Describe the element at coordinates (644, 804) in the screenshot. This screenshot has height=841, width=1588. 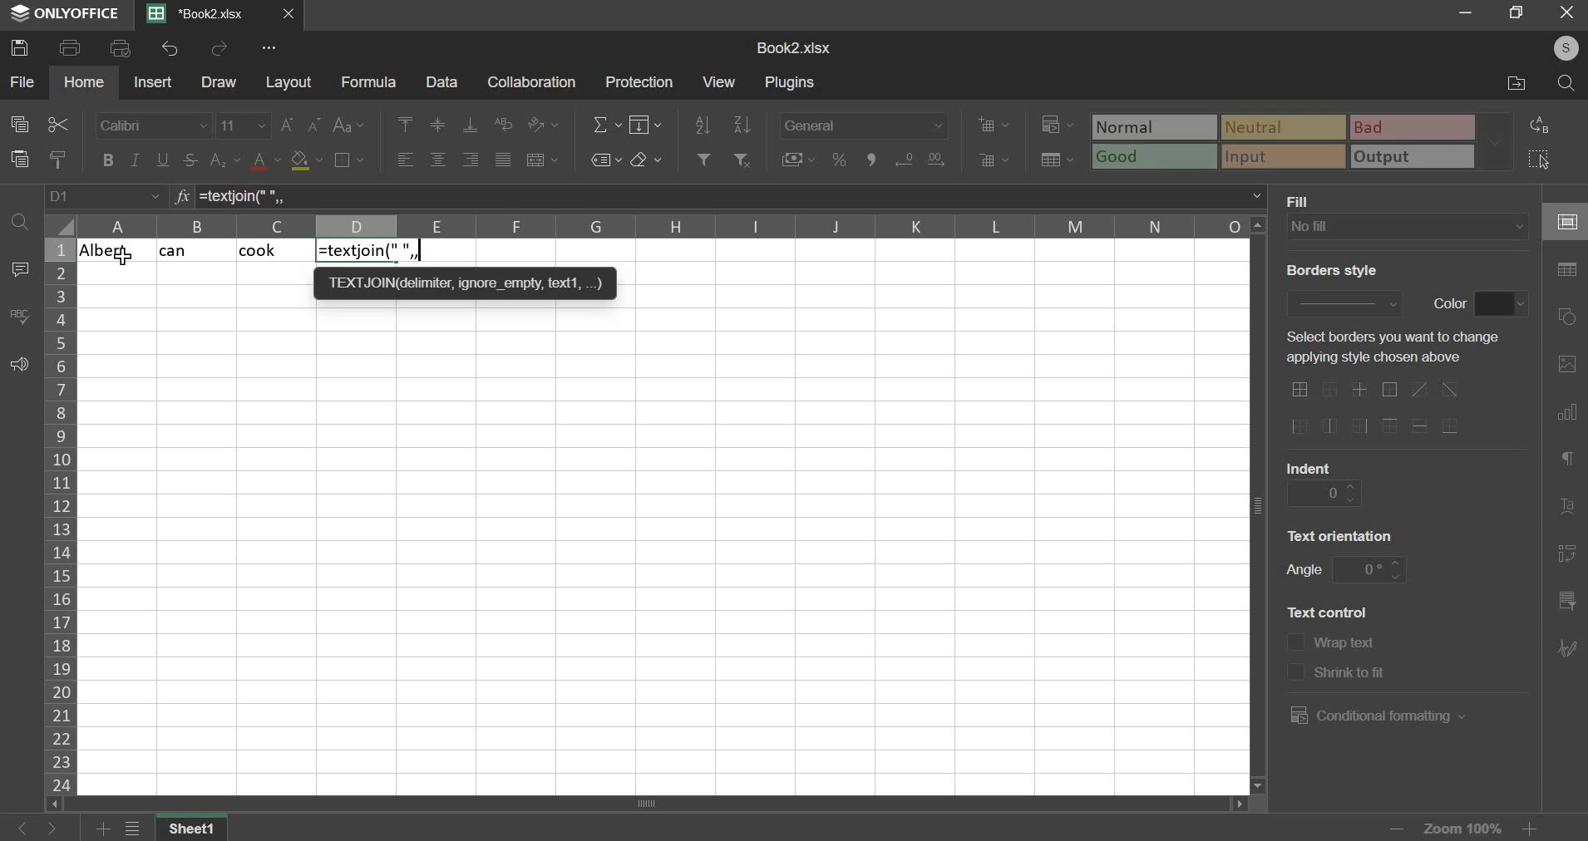
I see `scroll bar` at that location.